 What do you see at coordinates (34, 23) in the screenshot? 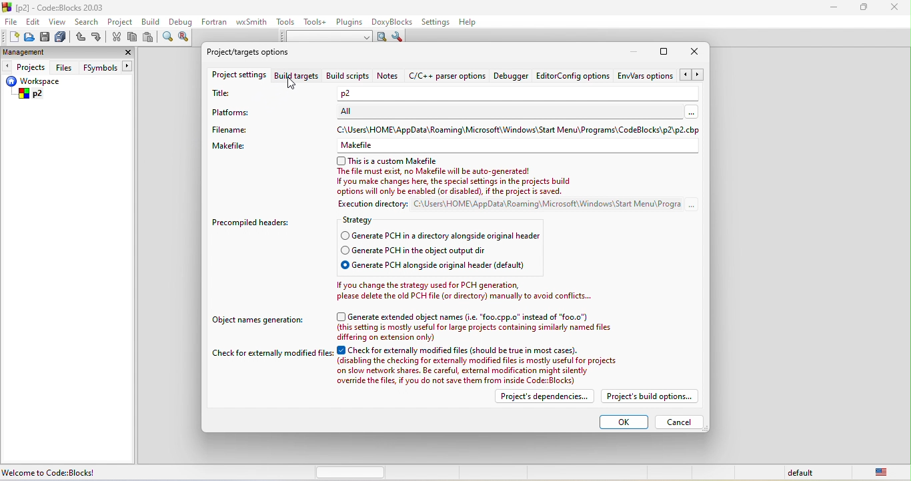
I see `edit` at bounding box center [34, 23].